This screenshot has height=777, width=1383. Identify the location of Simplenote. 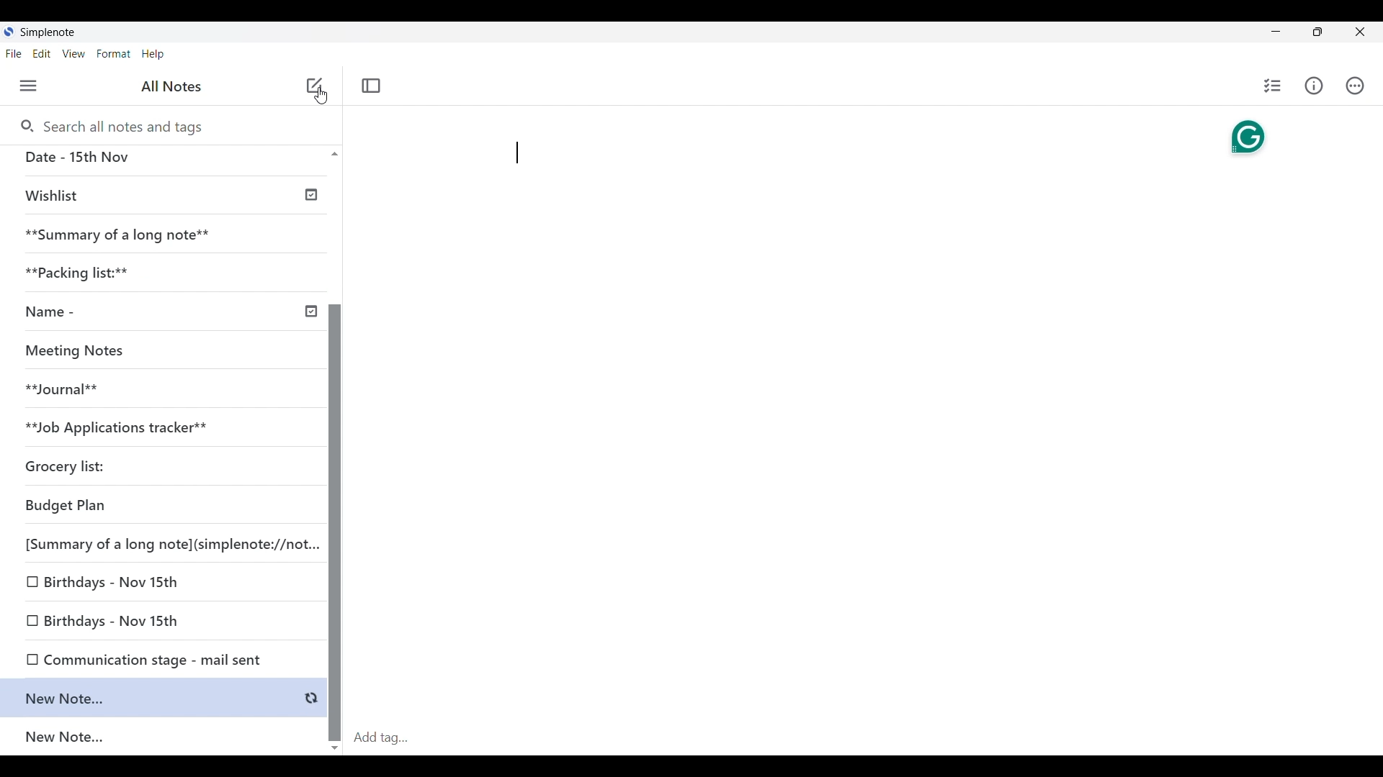
(46, 32).